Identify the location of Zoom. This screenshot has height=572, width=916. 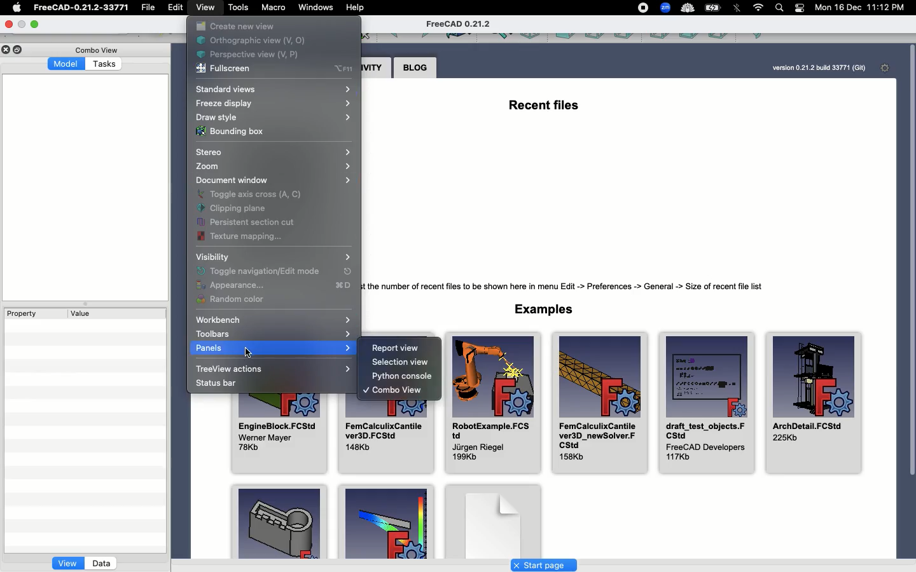
(272, 167).